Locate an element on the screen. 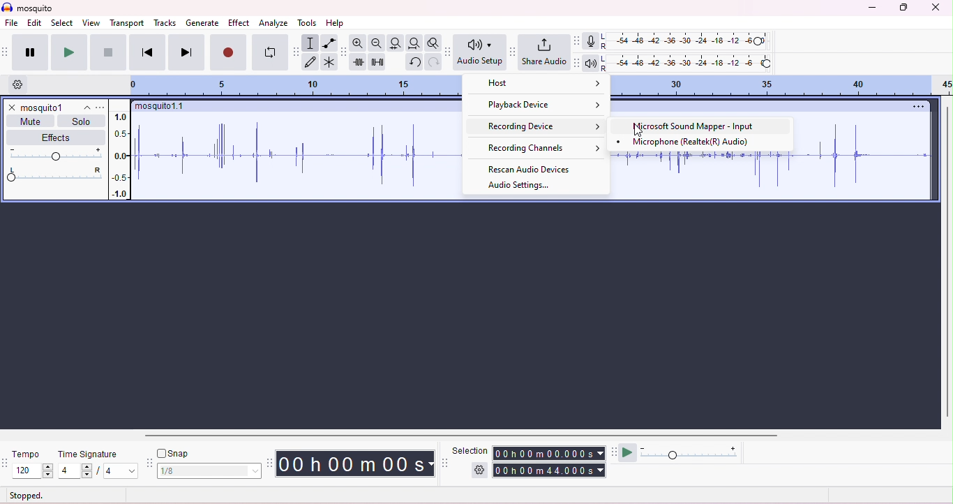 This screenshot has width=953, height=504. trim outside selection is located at coordinates (359, 62).